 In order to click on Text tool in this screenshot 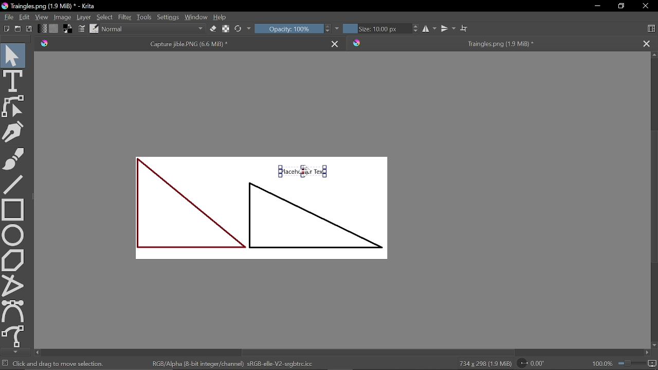, I will do `click(13, 80)`.